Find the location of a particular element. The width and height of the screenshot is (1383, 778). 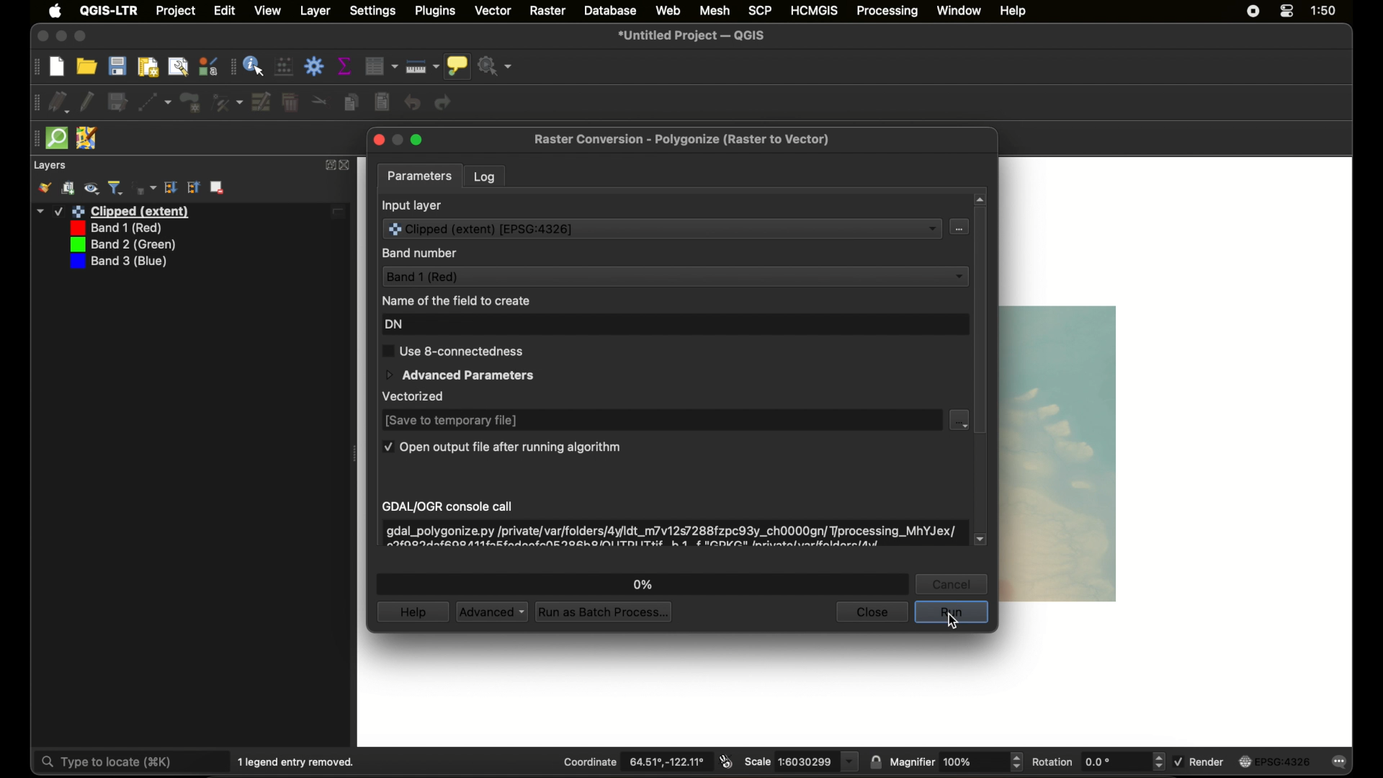

open layer styling panel is located at coordinates (44, 188).